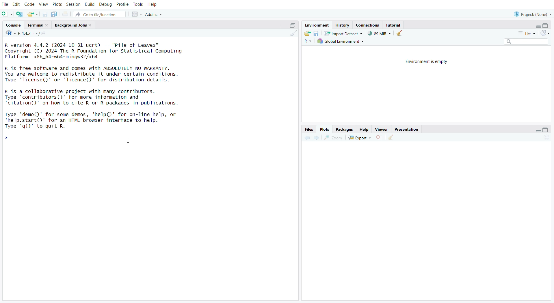 This screenshot has width=554, height=303. I want to click on Clear Console (Ctrl + L), so click(293, 35).